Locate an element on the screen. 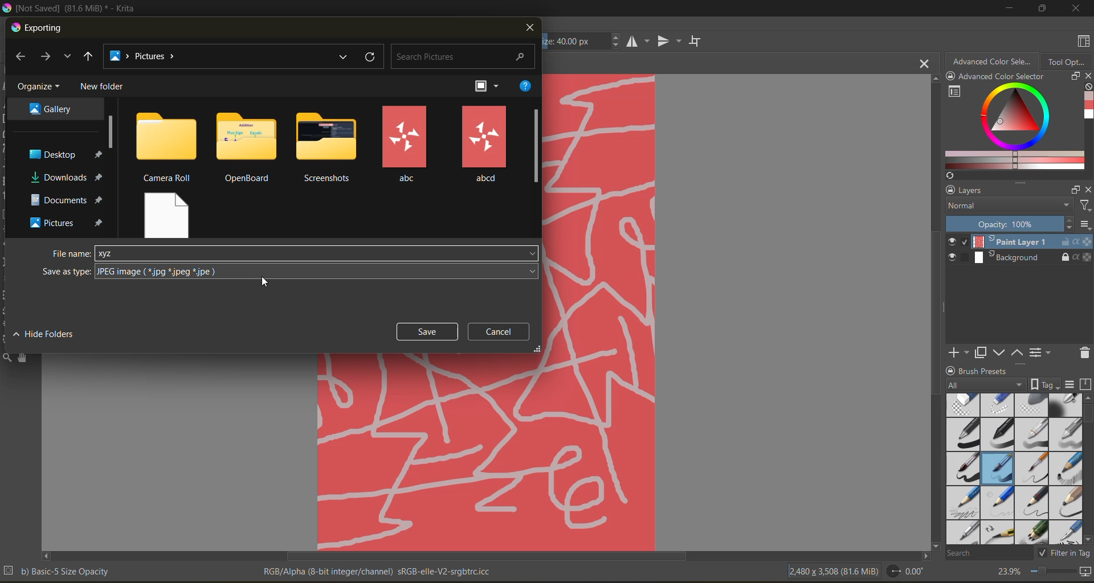  horizontal scroll bar is located at coordinates (485, 556).